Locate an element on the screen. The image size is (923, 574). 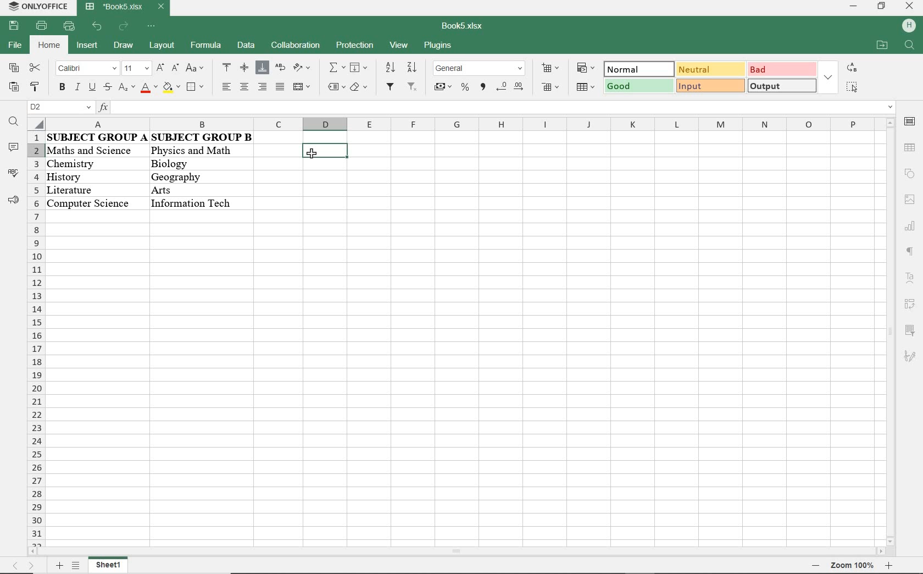
paragraph settings is located at coordinates (910, 251).